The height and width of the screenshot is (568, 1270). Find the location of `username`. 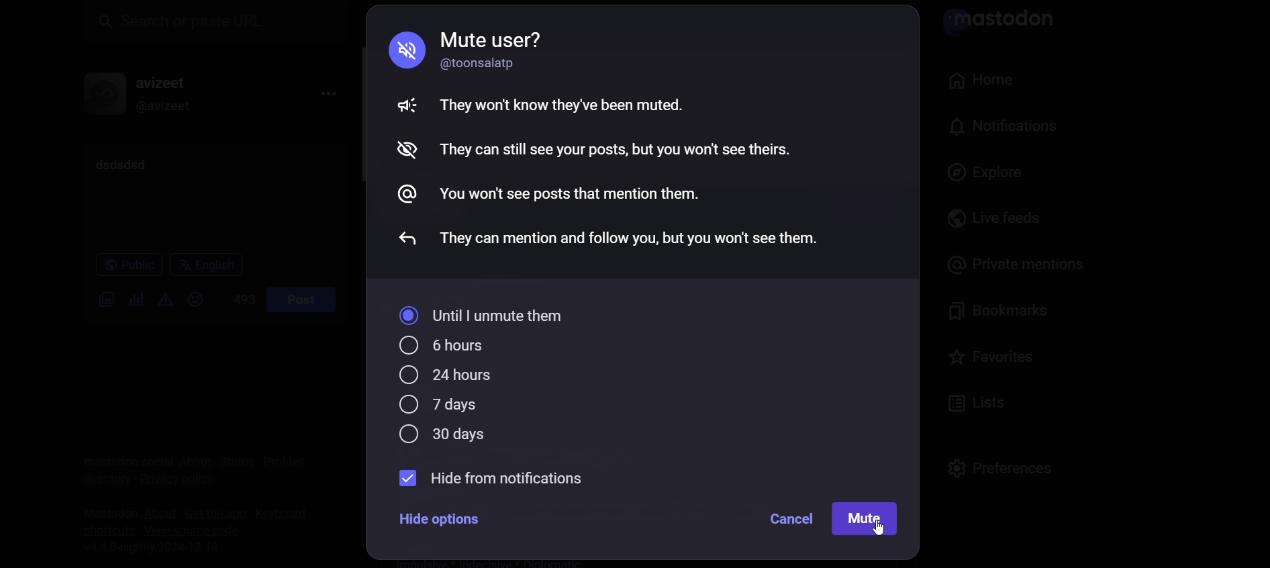

username is located at coordinates (168, 81).